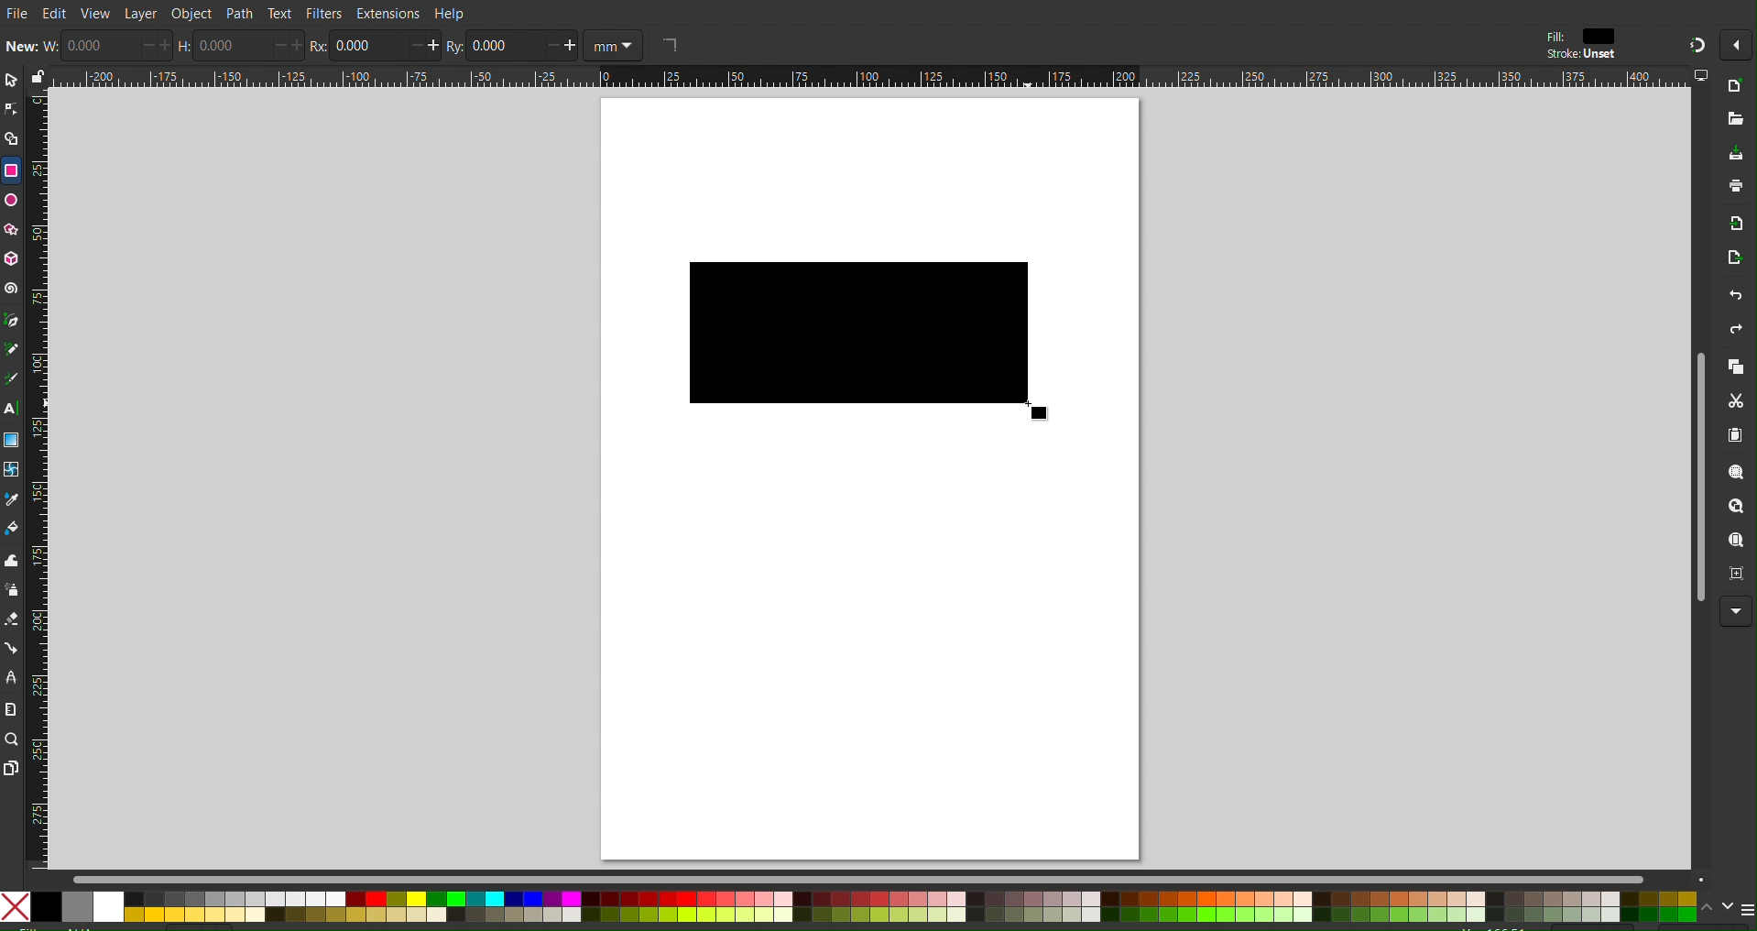 This screenshot has width=1757, height=931. What do you see at coordinates (1730, 226) in the screenshot?
I see `Import Bitmap` at bounding box center [1730, 226].